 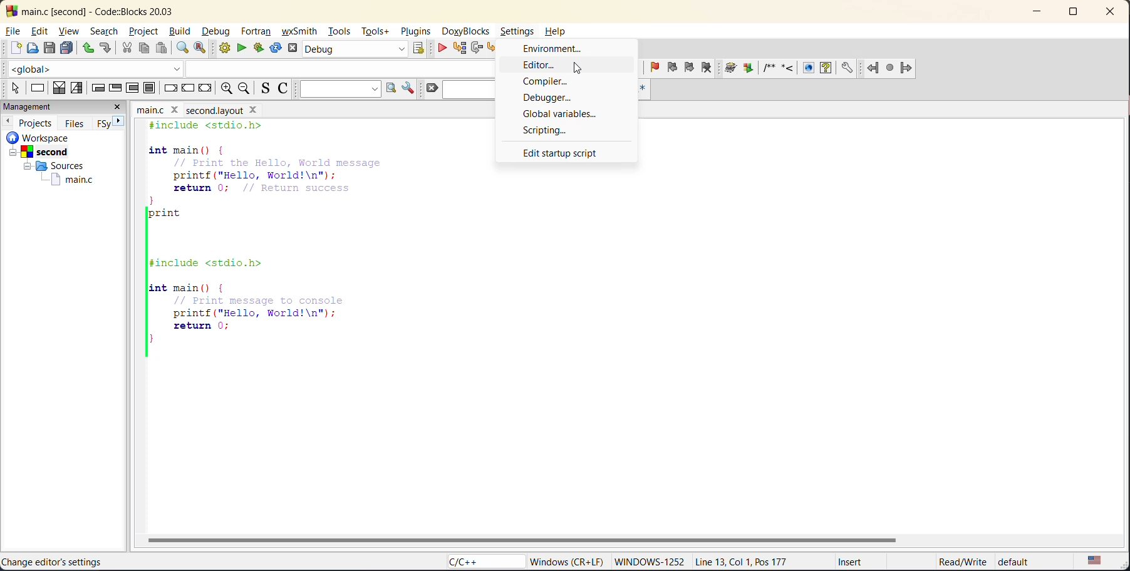 I want to click on zoom out, so click(x=247, y=88).